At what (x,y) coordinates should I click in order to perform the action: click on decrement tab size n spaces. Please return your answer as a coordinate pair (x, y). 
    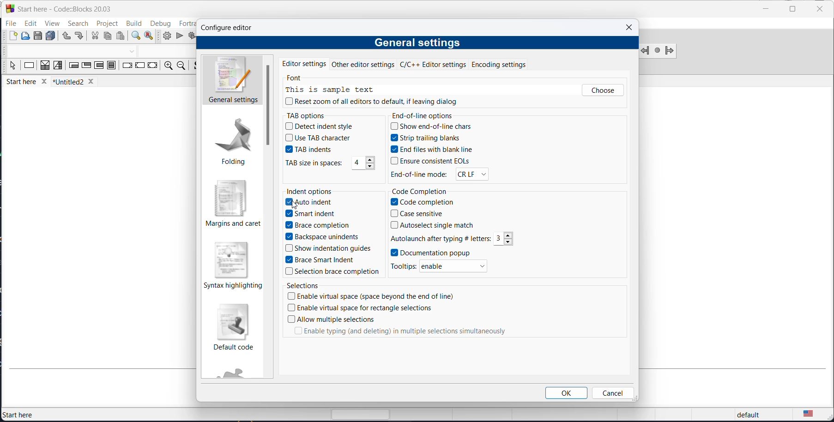
    Looking at the image, I should click on (371, 167).